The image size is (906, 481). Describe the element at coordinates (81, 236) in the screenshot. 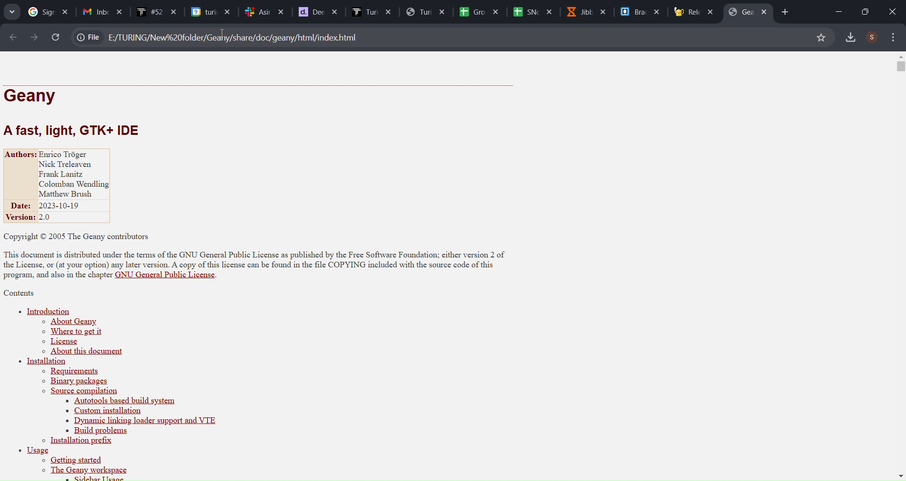

I see `Copyright@ 2005 the Geany contributors` at that location.